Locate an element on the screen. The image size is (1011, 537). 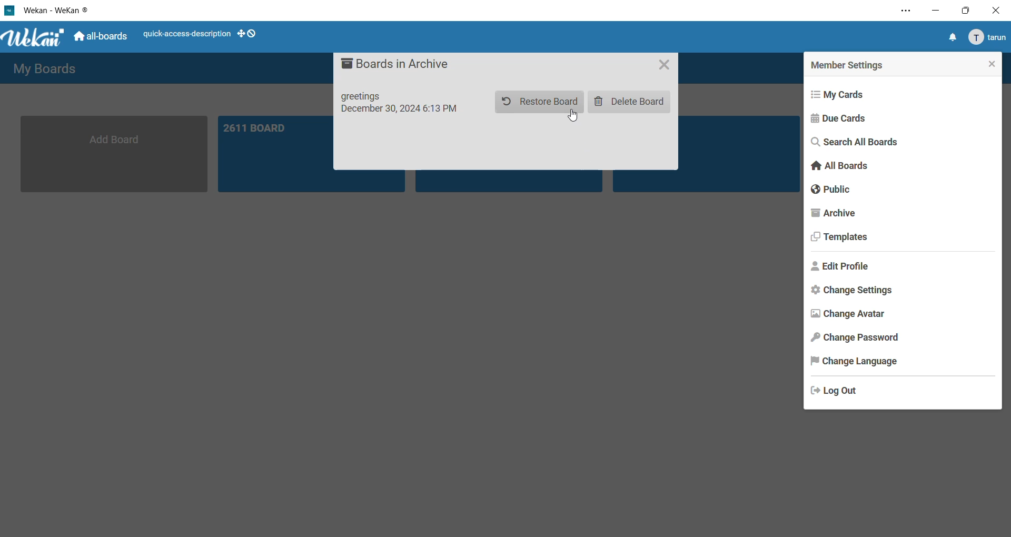
templates is located at coordinates (842, 240).